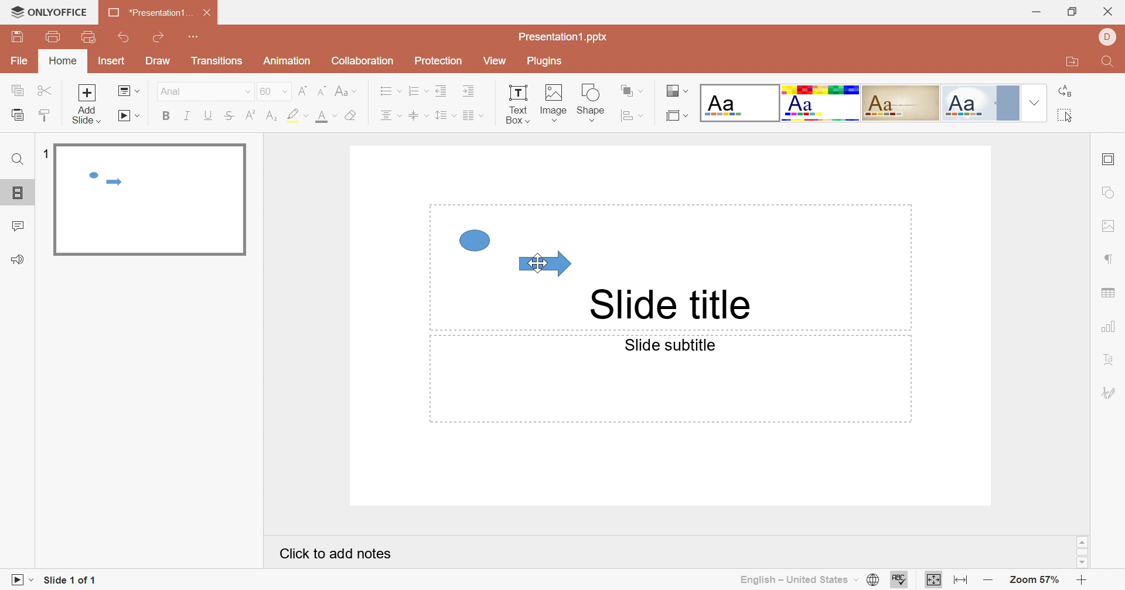 This screenshot has height=590, width=1125. What do you see at coordinates (1106, 63) in the screenshot?
I see `Find` at bounding box center [1106, 63].